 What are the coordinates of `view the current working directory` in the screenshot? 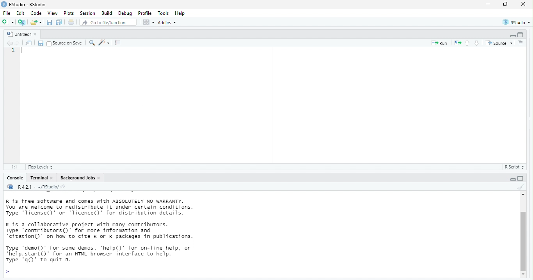 It's located at (67, 187).